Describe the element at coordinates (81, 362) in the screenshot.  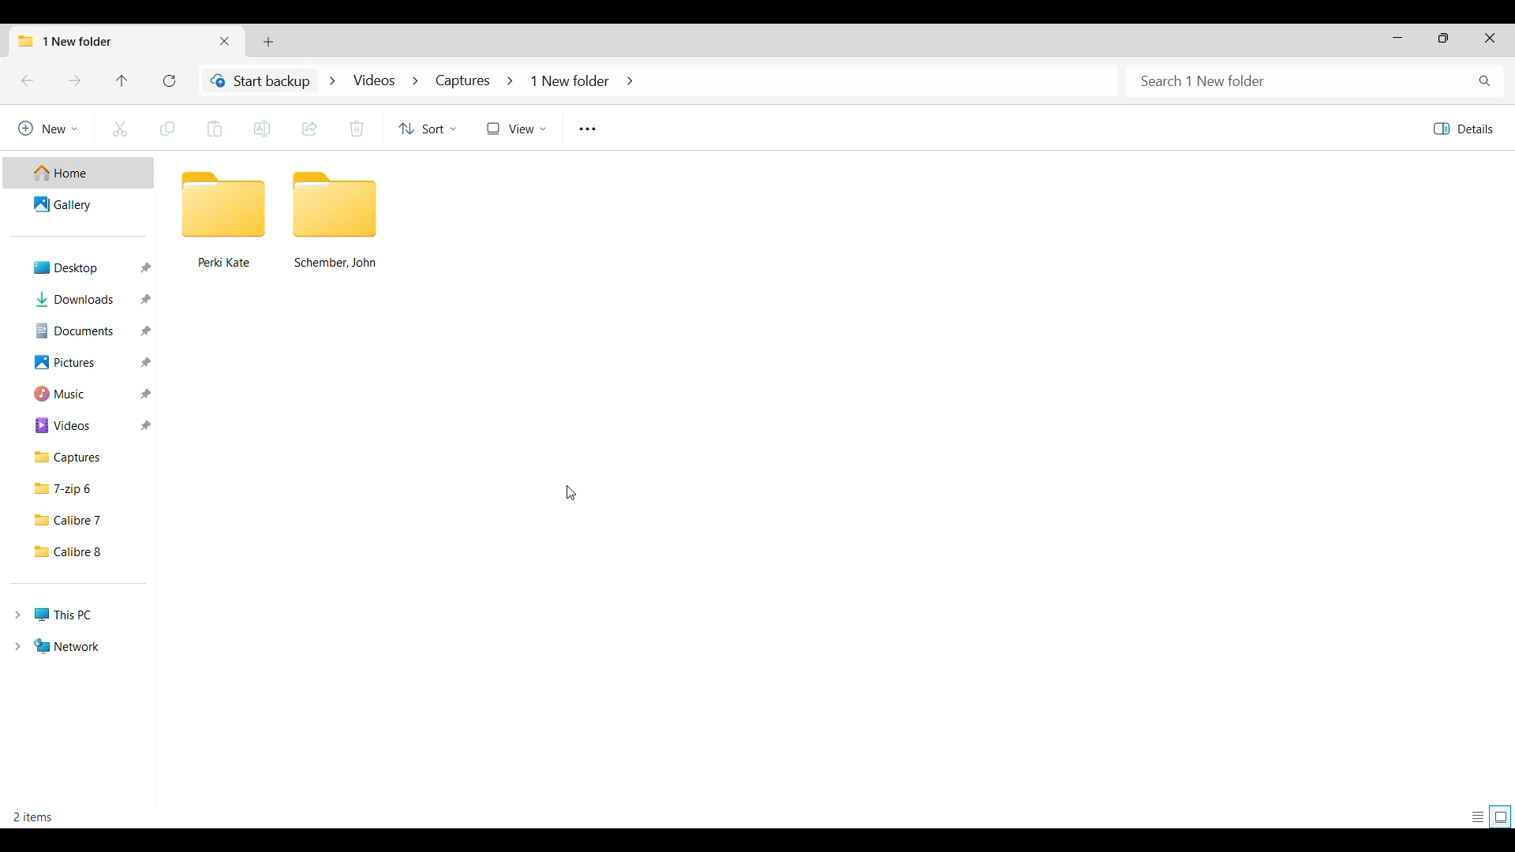
I see `Pictures` at that location.